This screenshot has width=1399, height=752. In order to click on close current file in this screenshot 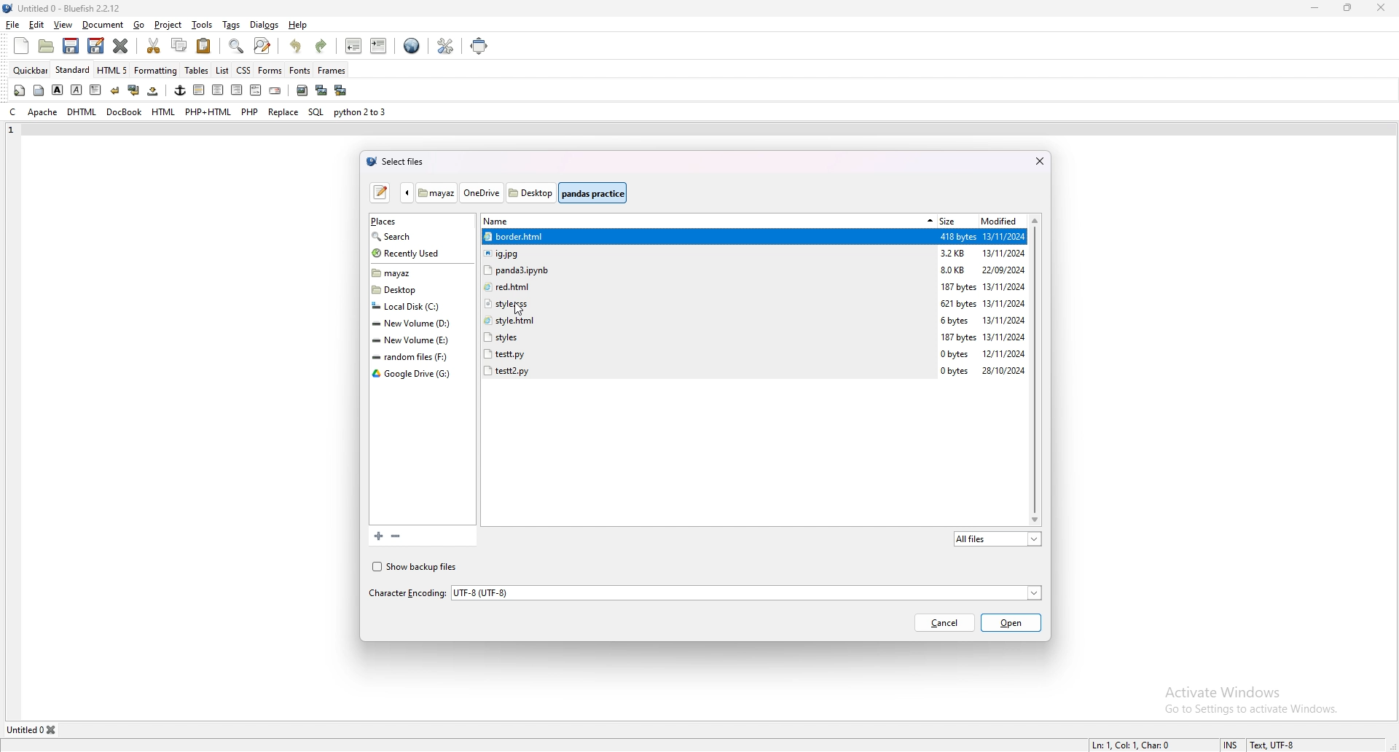, I will do `click(122, 45)`.